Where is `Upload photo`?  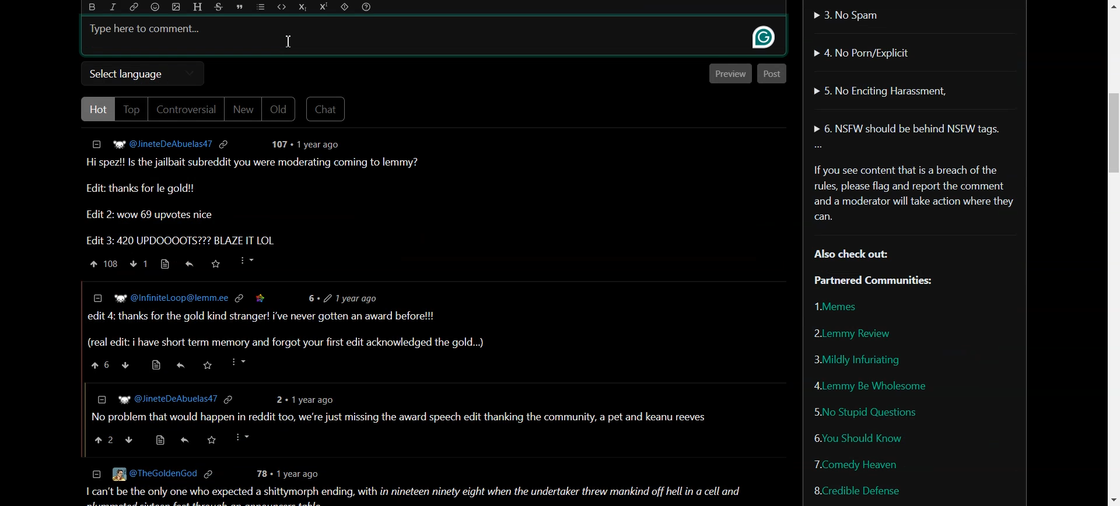 Upload photo is located at coordinates (176, 6).